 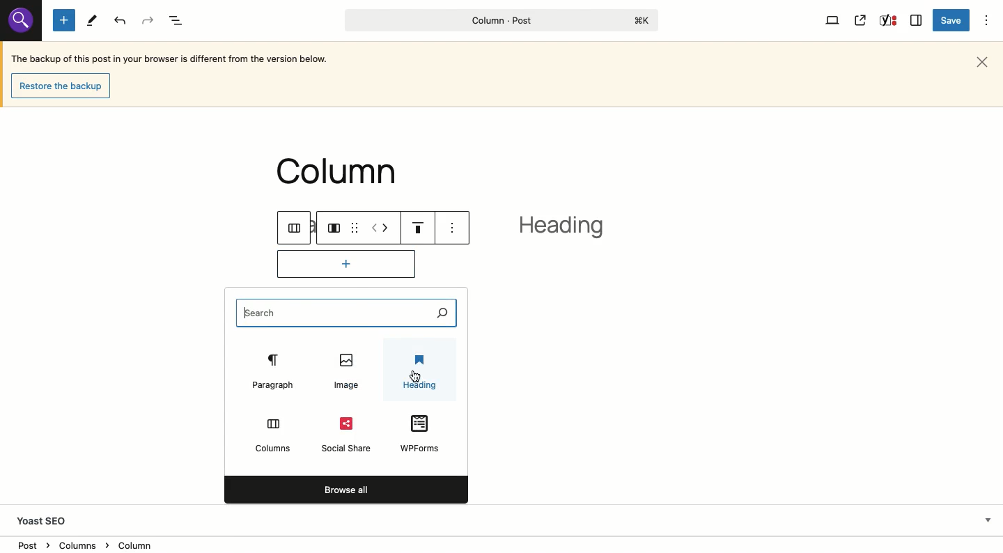 What do you see at coordinates (861, 20) in the screenshot?
I see `View post` at bounding box center [861, 20].